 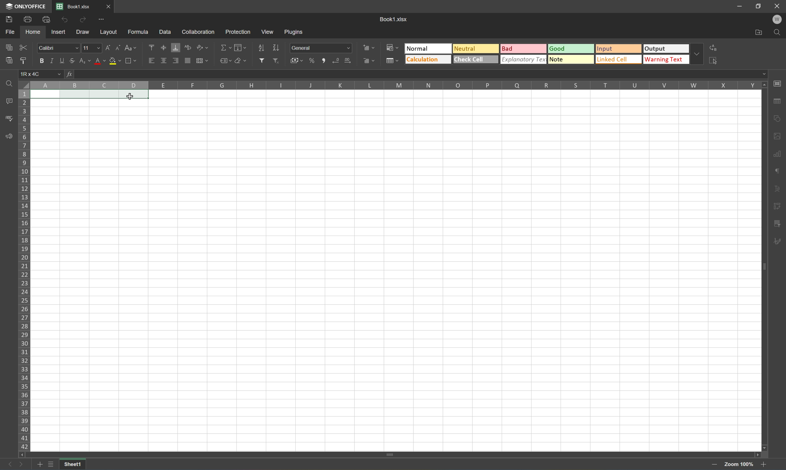 I want to click on Scroll up, so click(x=764, y=85).